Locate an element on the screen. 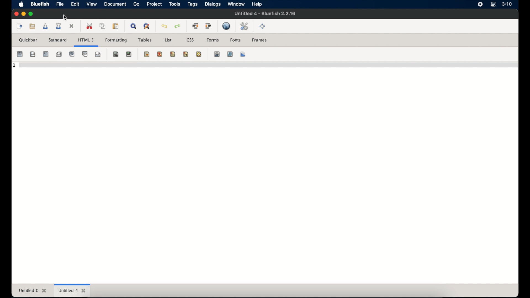  emphasis is located at coordinates (59, 54).